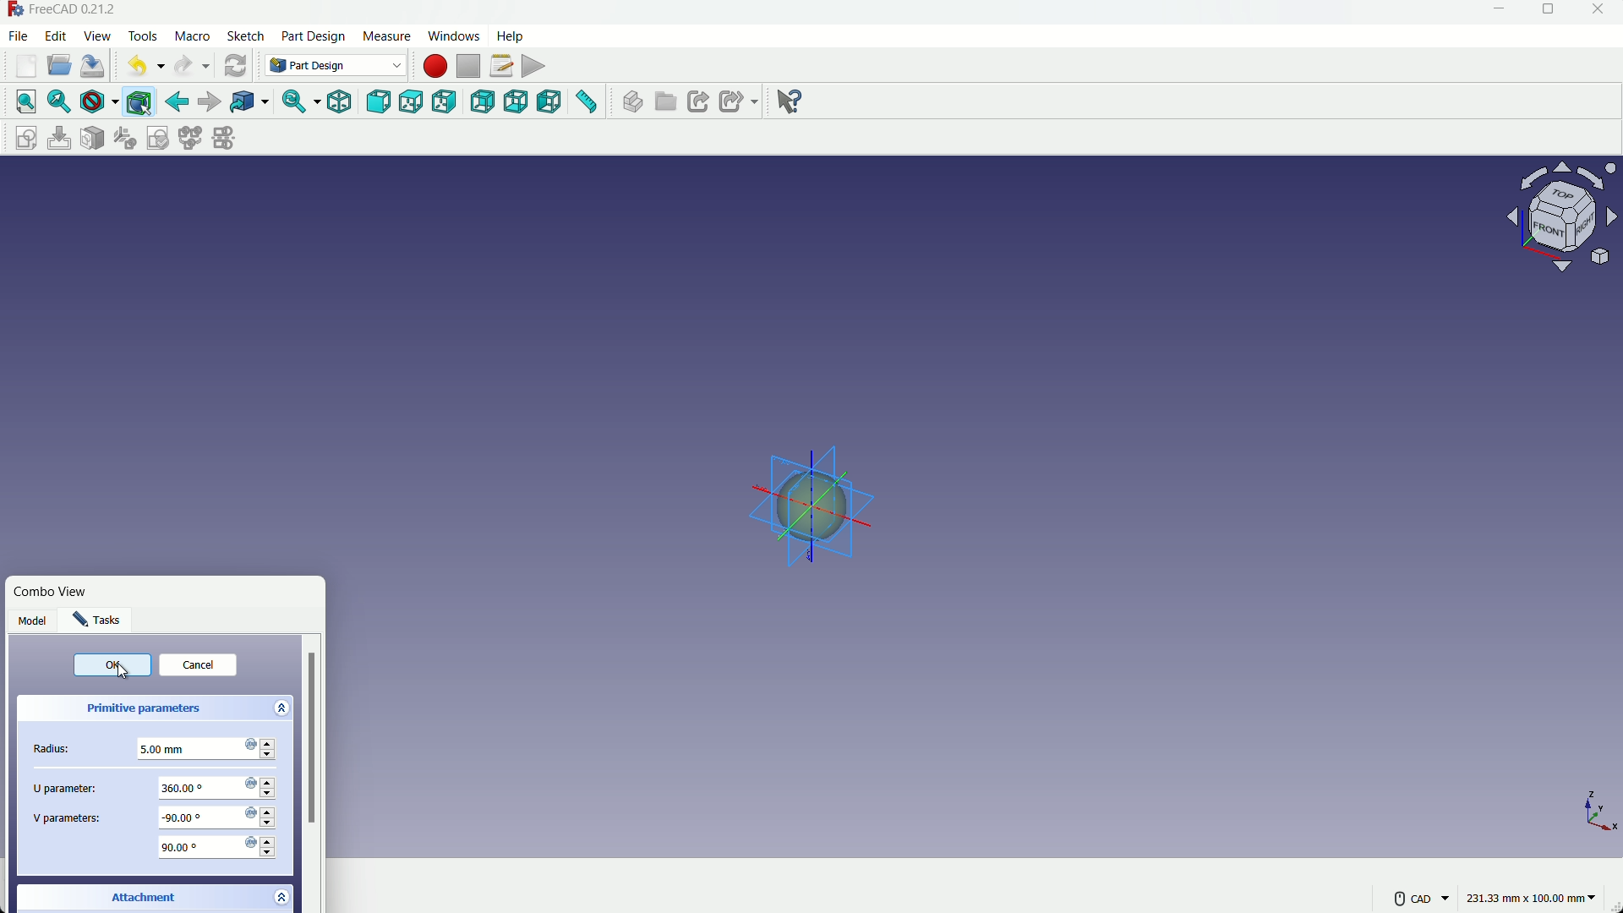  I want to click on undo, so click(137, 68).